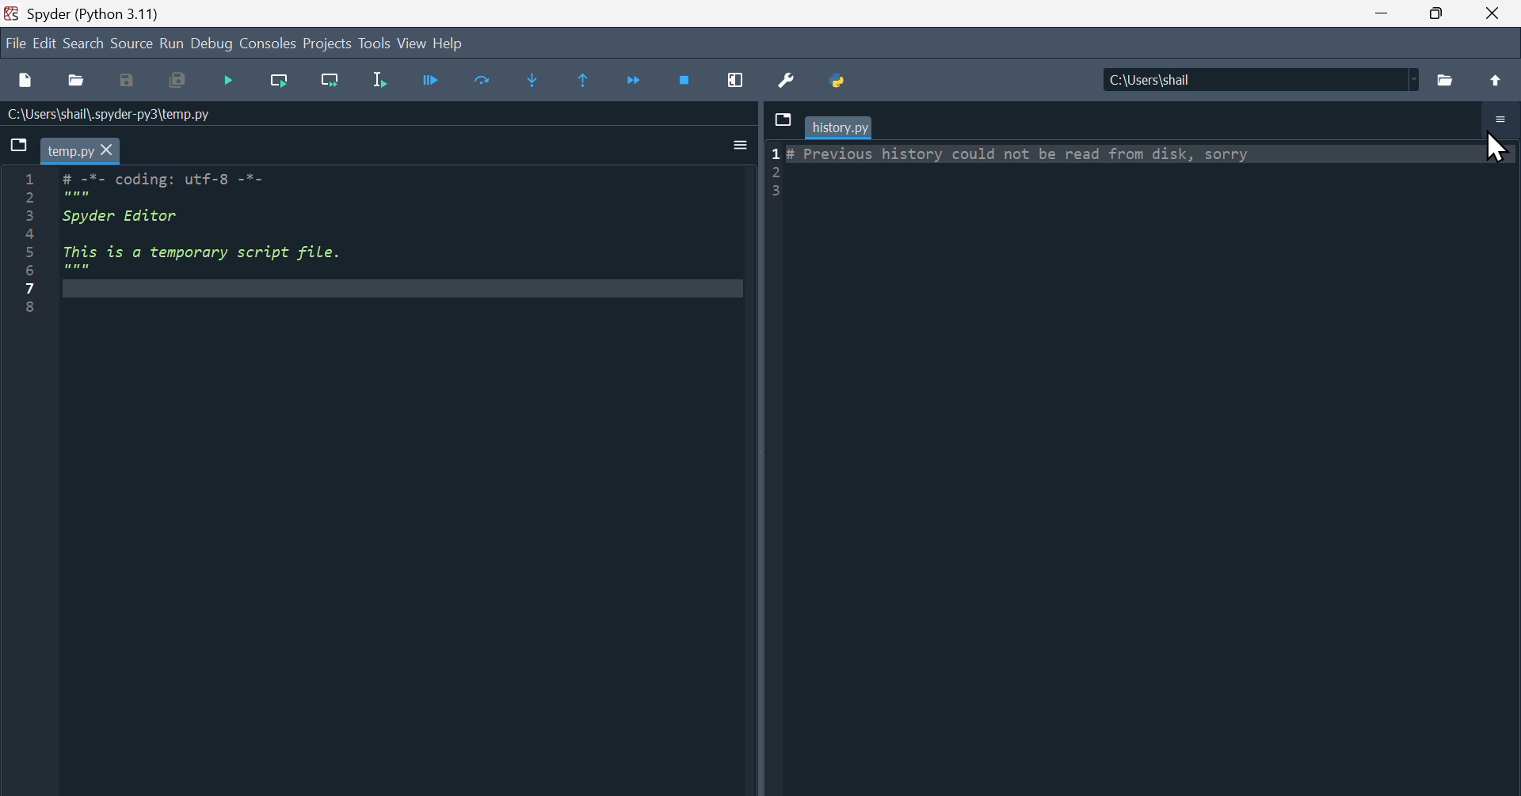 The image size is (1521, 796). I want to click on Browse tabs, so click(781, 120).